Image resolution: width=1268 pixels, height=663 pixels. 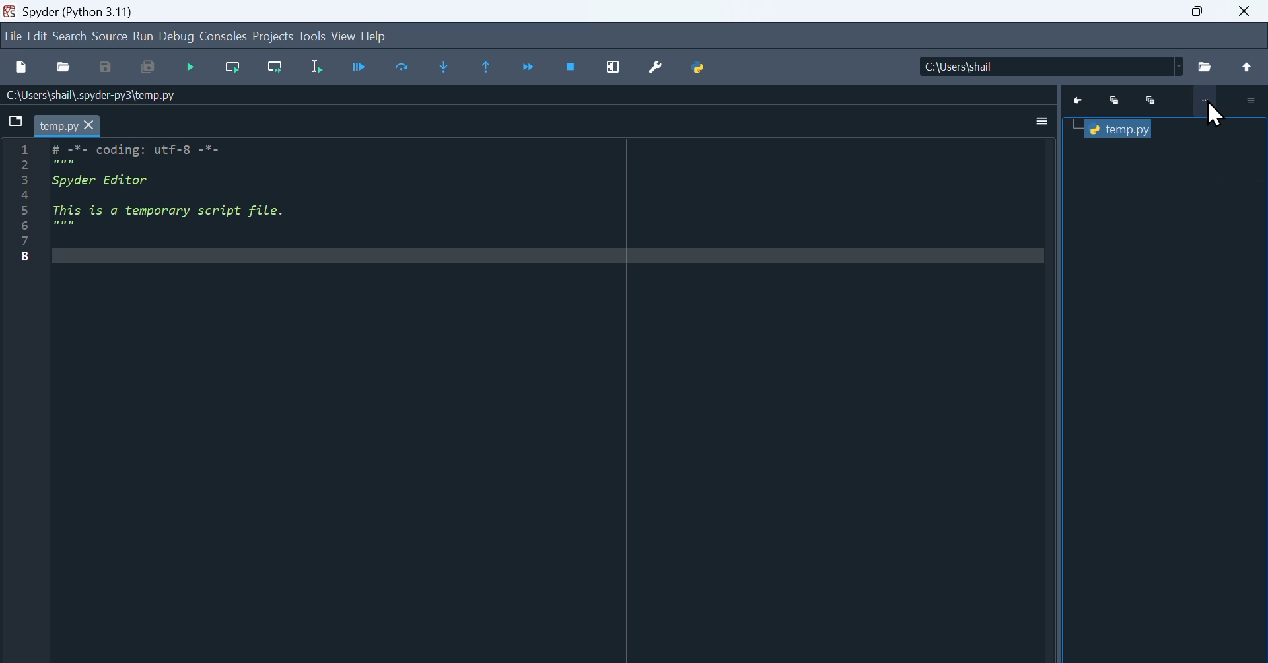 What do you see at coordinates (59, 126) in the screenshot?
I see `temp.py` at bounding box center [59, 126].